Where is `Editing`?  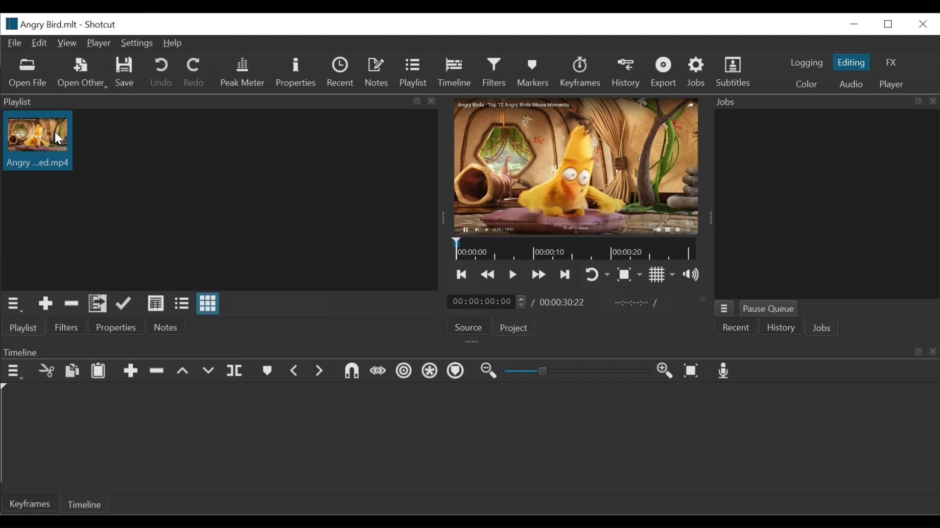 Editing is located at coordinates (851, 62).